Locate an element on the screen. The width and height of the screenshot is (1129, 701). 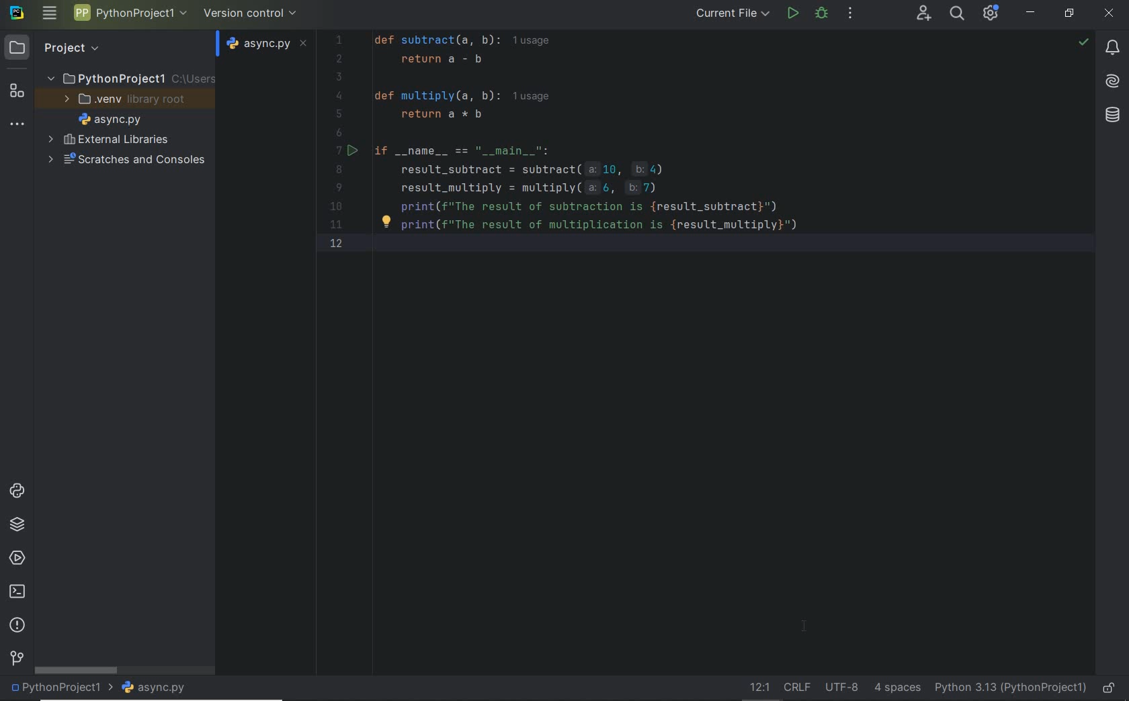
code with me is located at coordinates (923, 15).